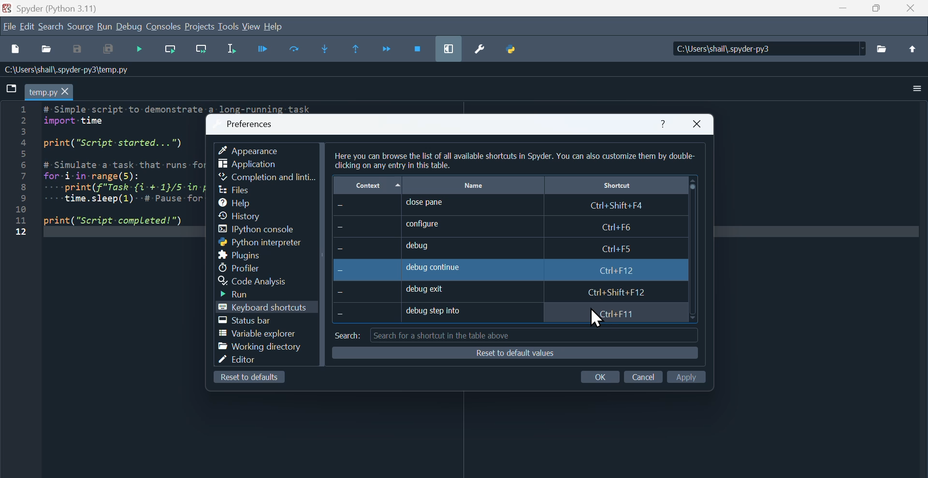 The width and height of the screenshot is (928, 478). What do you see at coordinates (243, 267) in the screenshot?
I see `Profiler` at bounding box center [243, 267].